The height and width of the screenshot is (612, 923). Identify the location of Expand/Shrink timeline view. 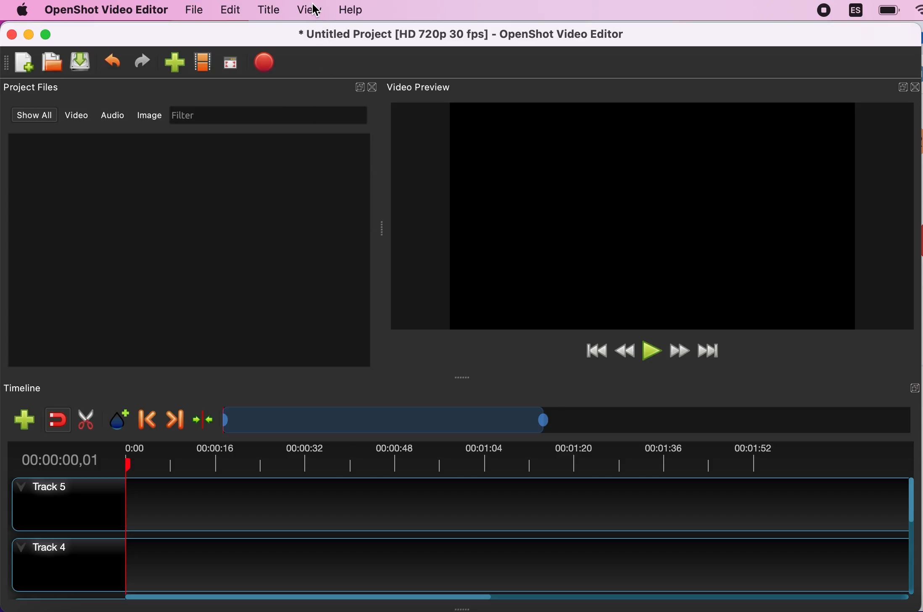
(389, 420).